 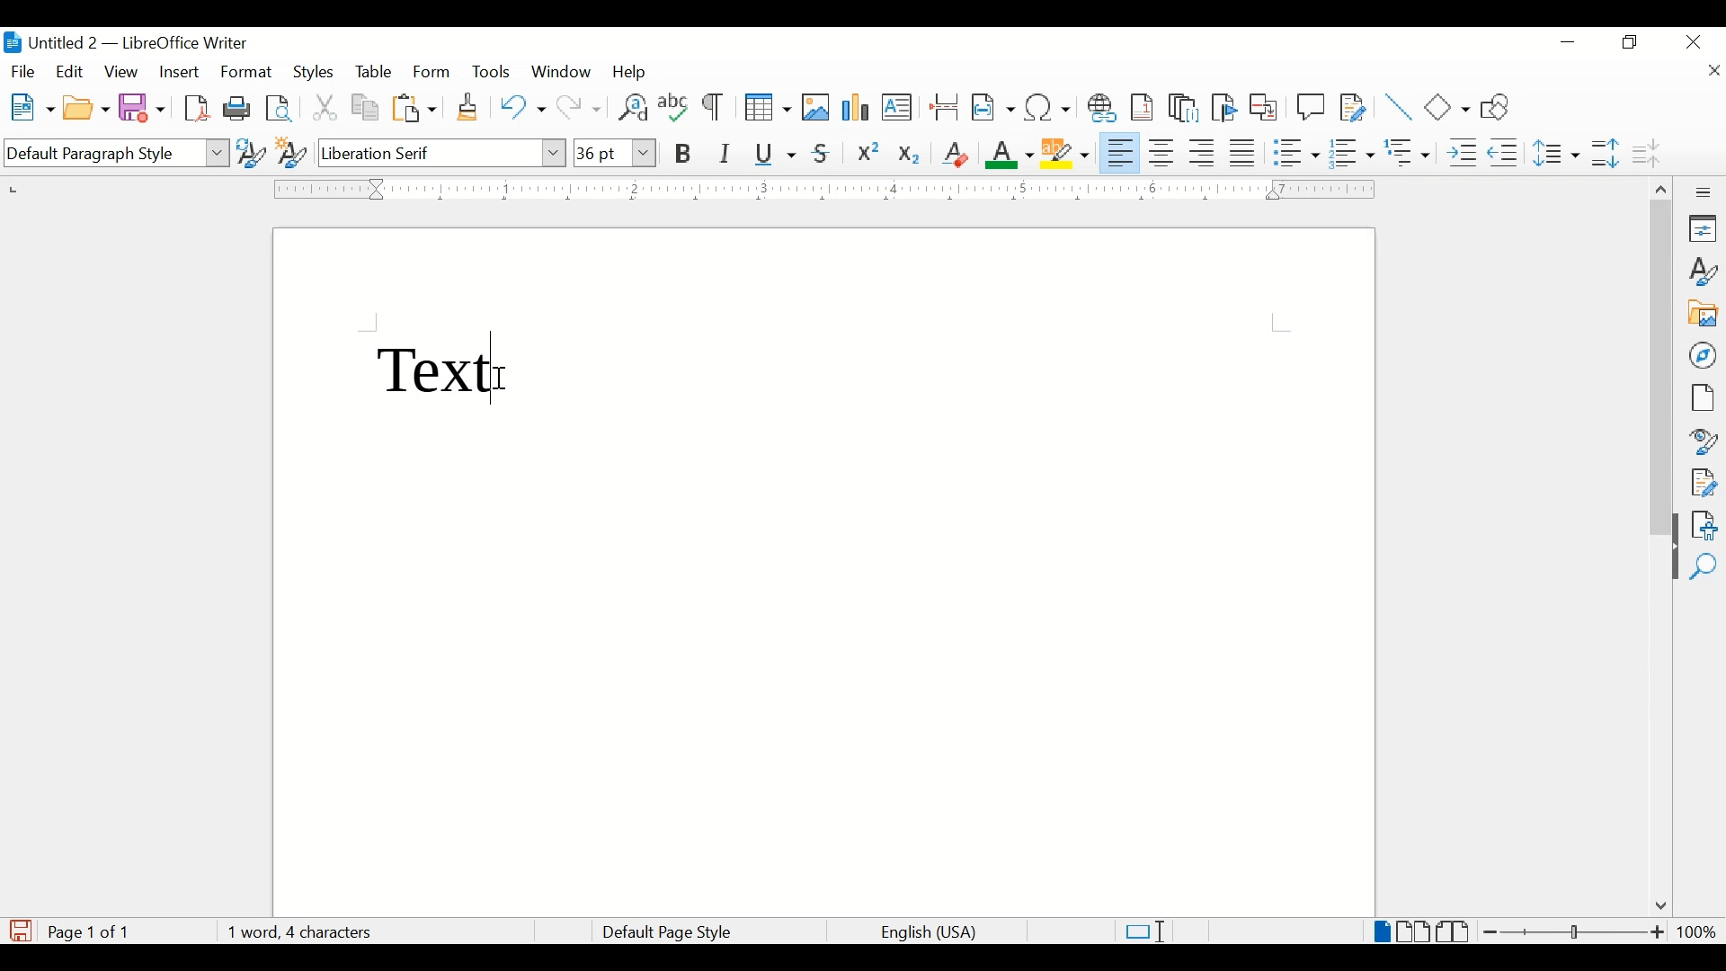 I want to click on font size, so click(x=614, y=152).